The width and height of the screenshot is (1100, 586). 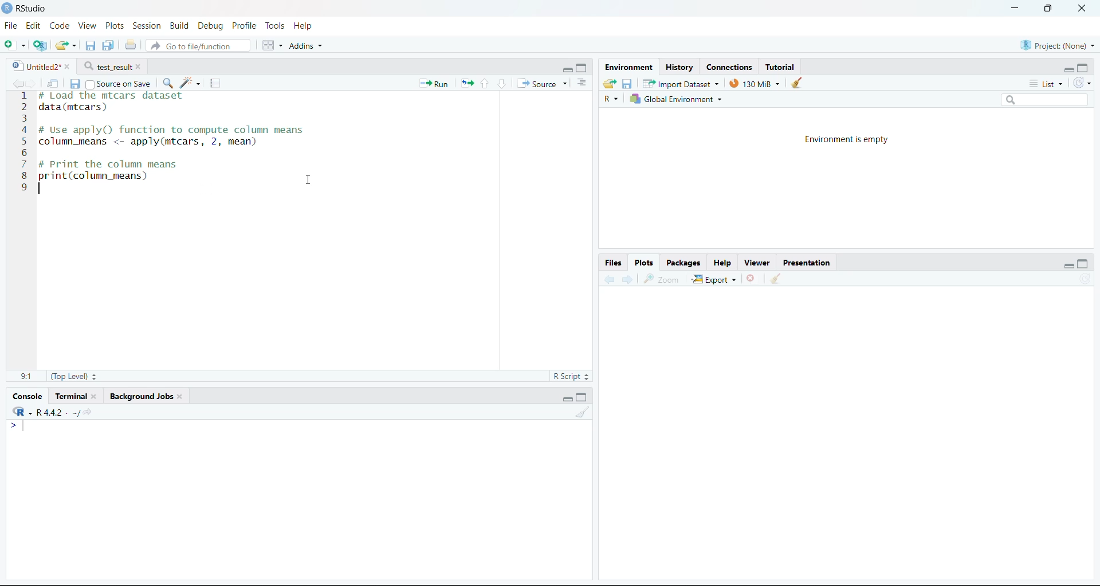 What do you see at coordinates (307, 26) in the screenshot?
I see `Help` at bounding box center [307, 26].